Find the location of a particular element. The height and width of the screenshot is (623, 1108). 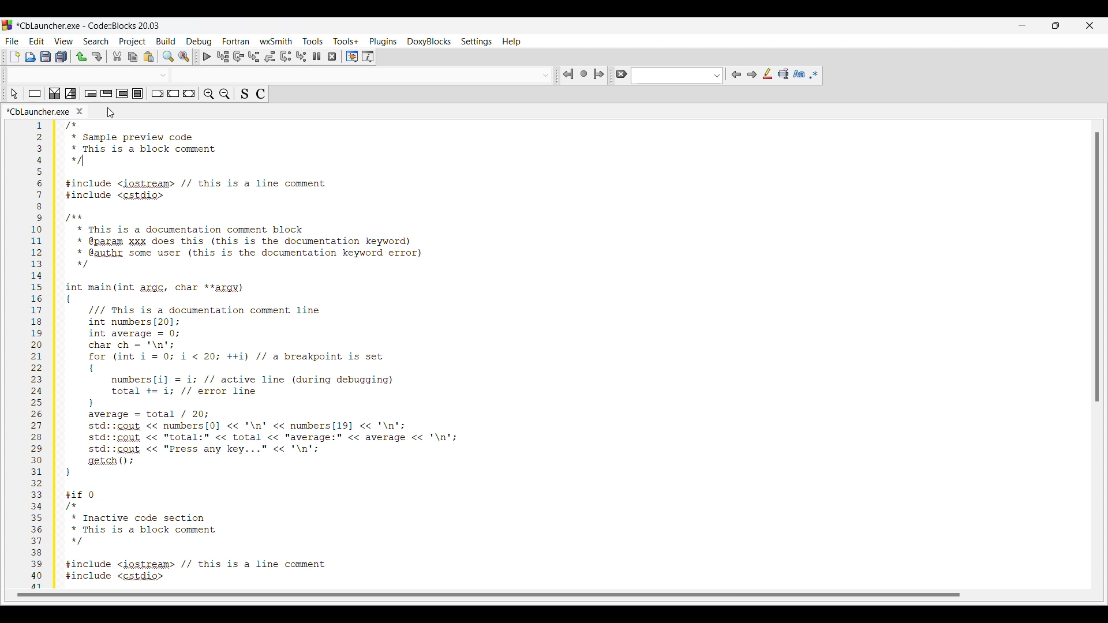

Tools menu is located at coordinates (313, 41).